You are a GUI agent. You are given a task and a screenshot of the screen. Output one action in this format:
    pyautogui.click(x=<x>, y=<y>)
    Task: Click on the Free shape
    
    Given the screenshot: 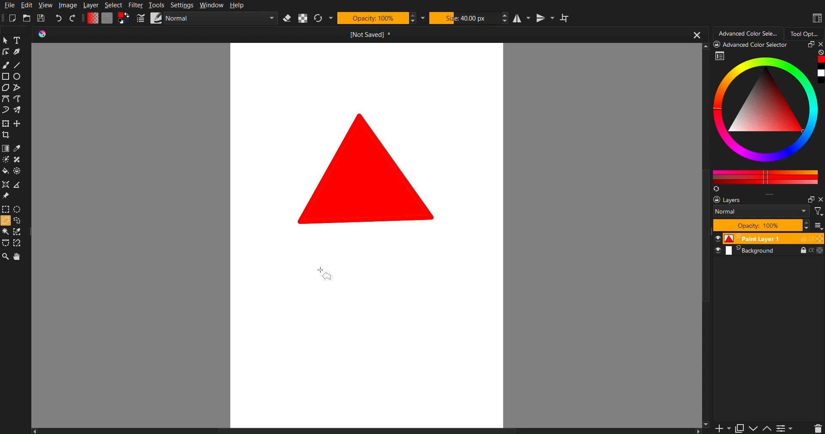 What is the action you would take?
    pyautogui.click(x=18, y=99)
    